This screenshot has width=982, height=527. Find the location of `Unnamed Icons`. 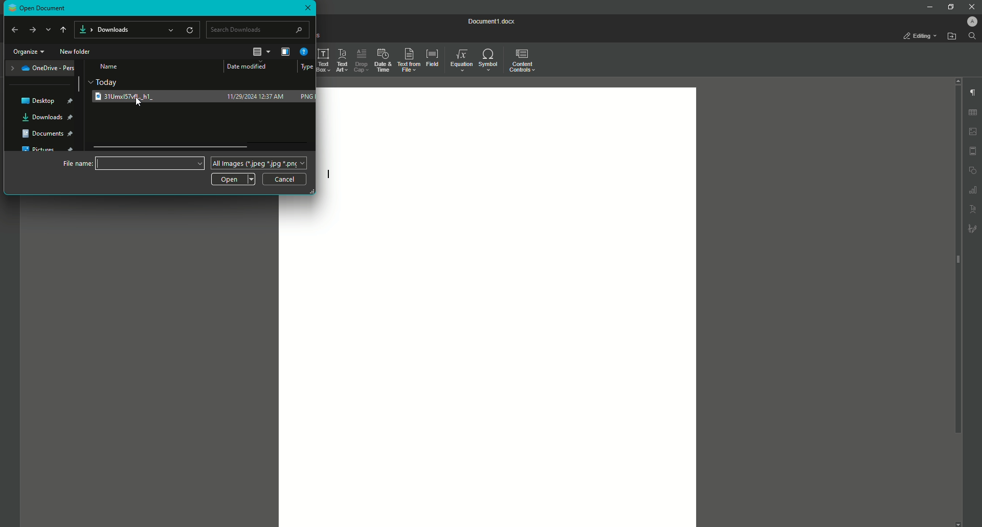

Unnamed Icons is located at coordinates (973, 171).